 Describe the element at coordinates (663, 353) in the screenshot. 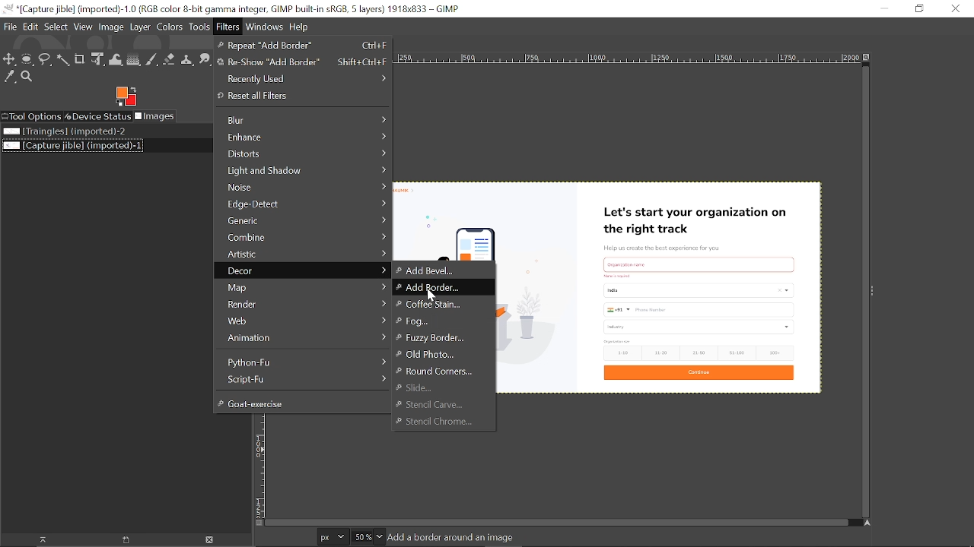

I see `11-20` at that location.